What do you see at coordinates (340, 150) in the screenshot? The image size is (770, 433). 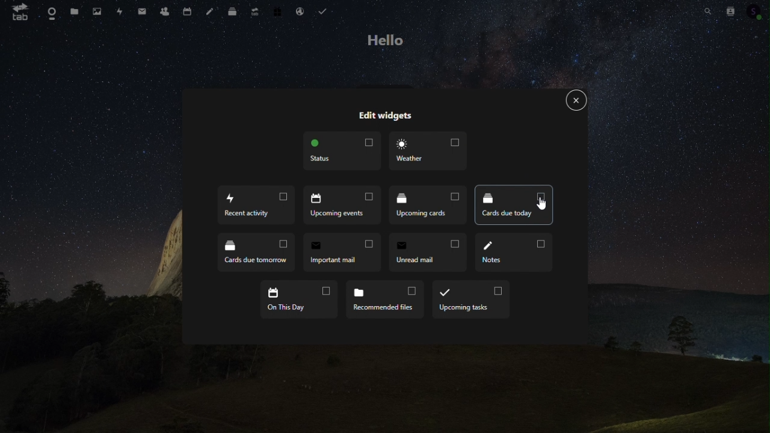 I see `Status` at bounding box center [340, 150].